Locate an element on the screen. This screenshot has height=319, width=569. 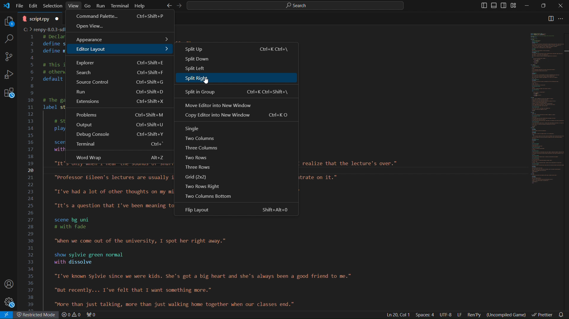
Three Columns is located at coordinates (204, 148).